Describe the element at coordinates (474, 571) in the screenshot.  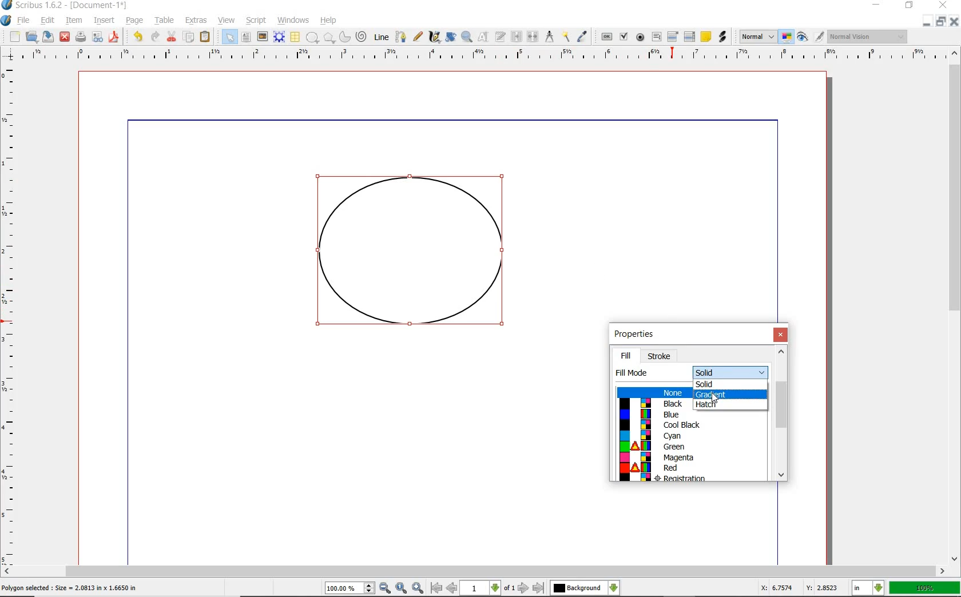
I see `SCROLLBAR` at that location.